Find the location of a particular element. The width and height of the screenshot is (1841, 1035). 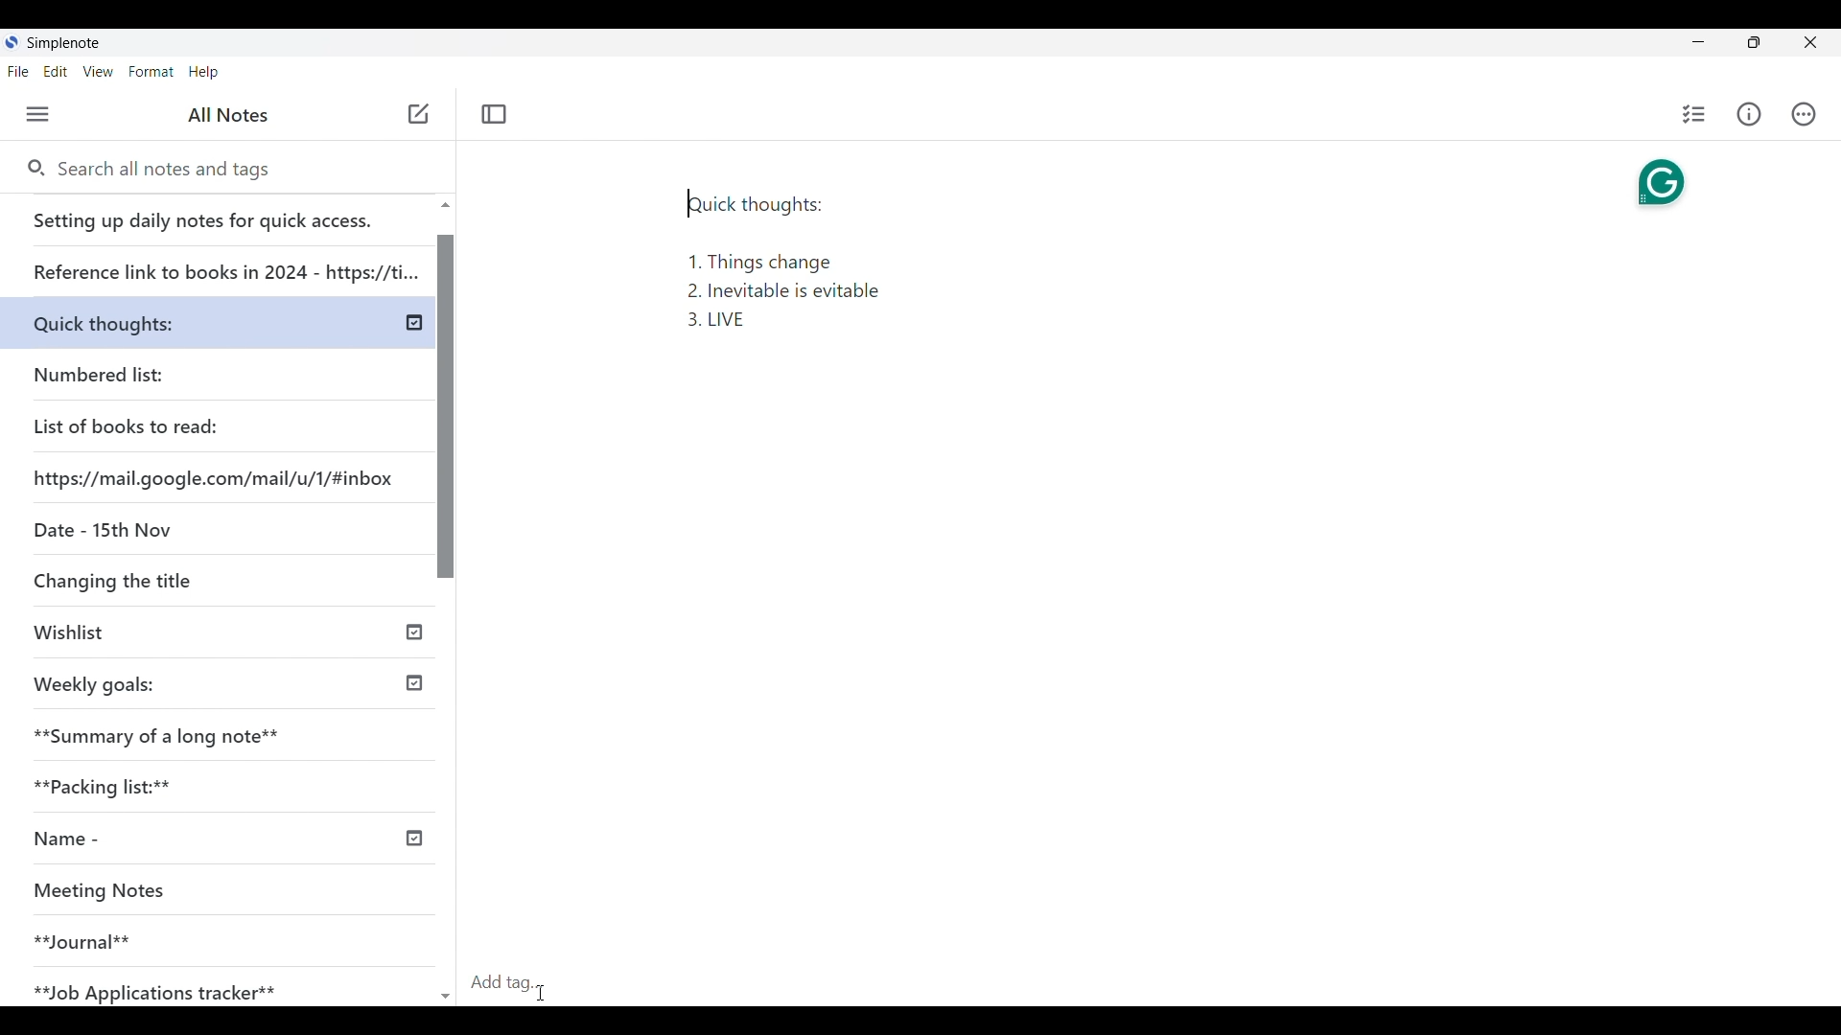

add tag is located at coordinates (518, 980).